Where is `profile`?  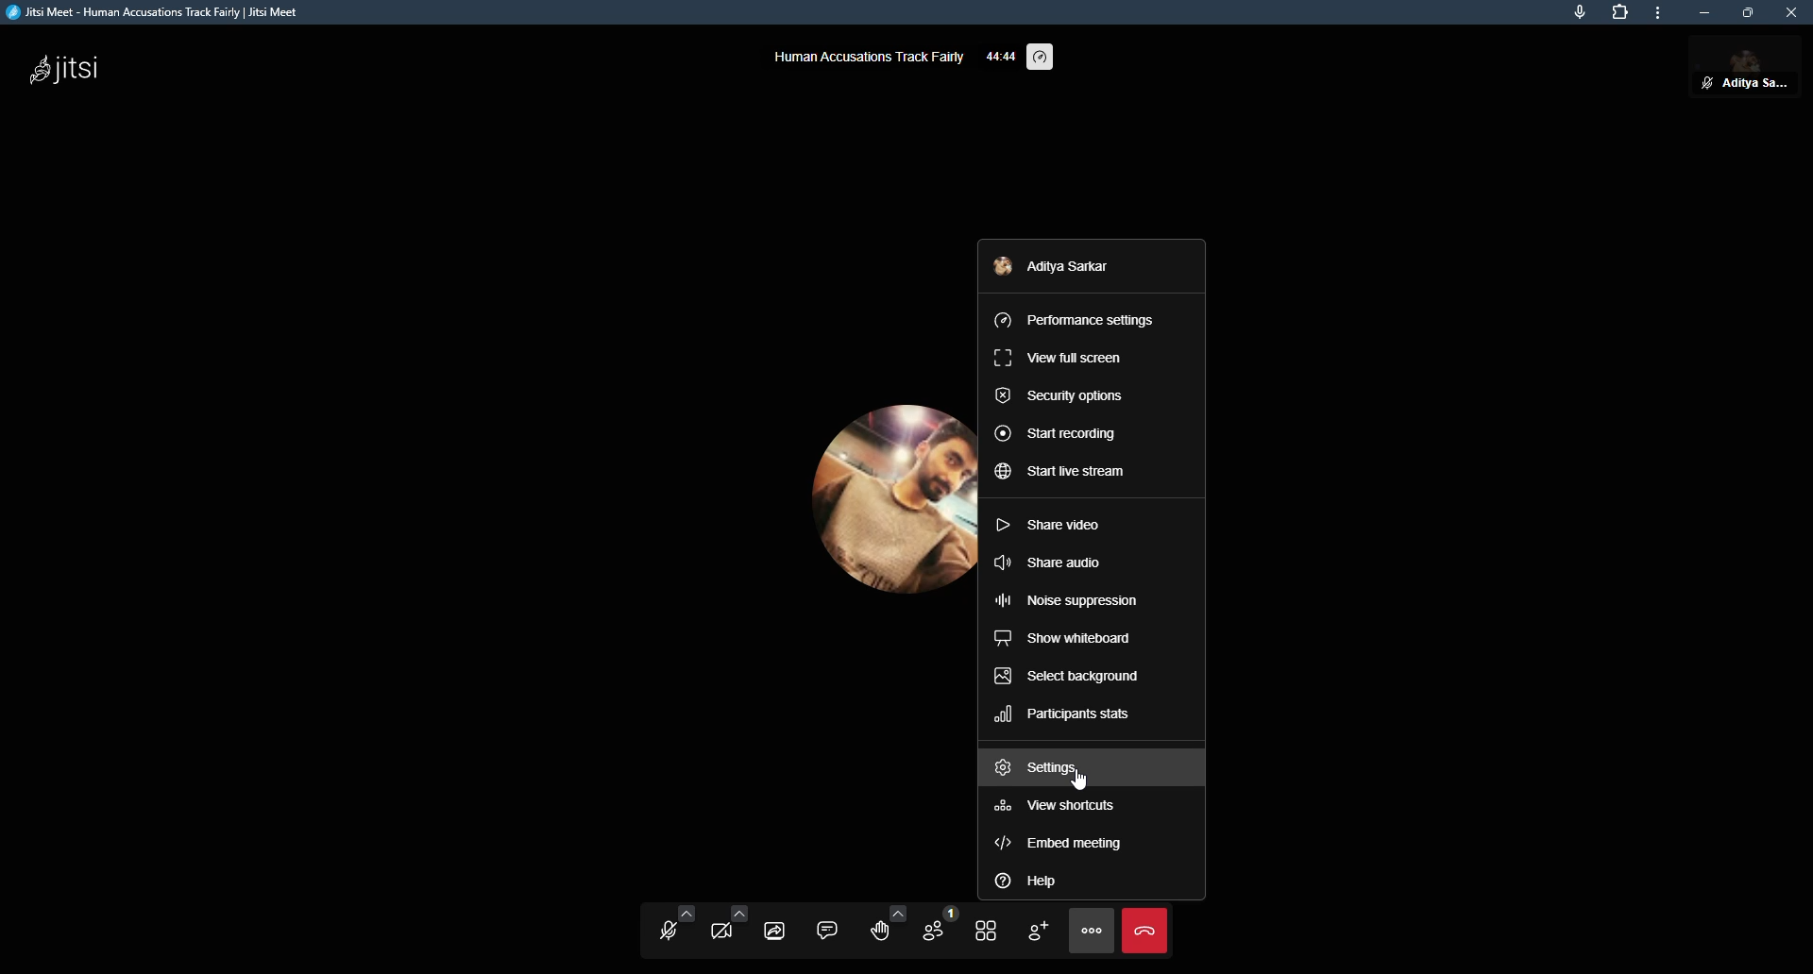
profile is located at coordinates (1058, 267).